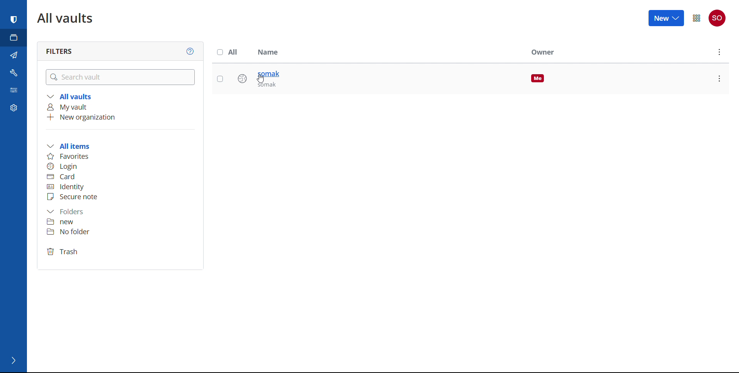 The height and width of the screenshot is (373, 739). Describe the element at coordinates (119, 117) in the screenshot. I see `add new organization` at that location.